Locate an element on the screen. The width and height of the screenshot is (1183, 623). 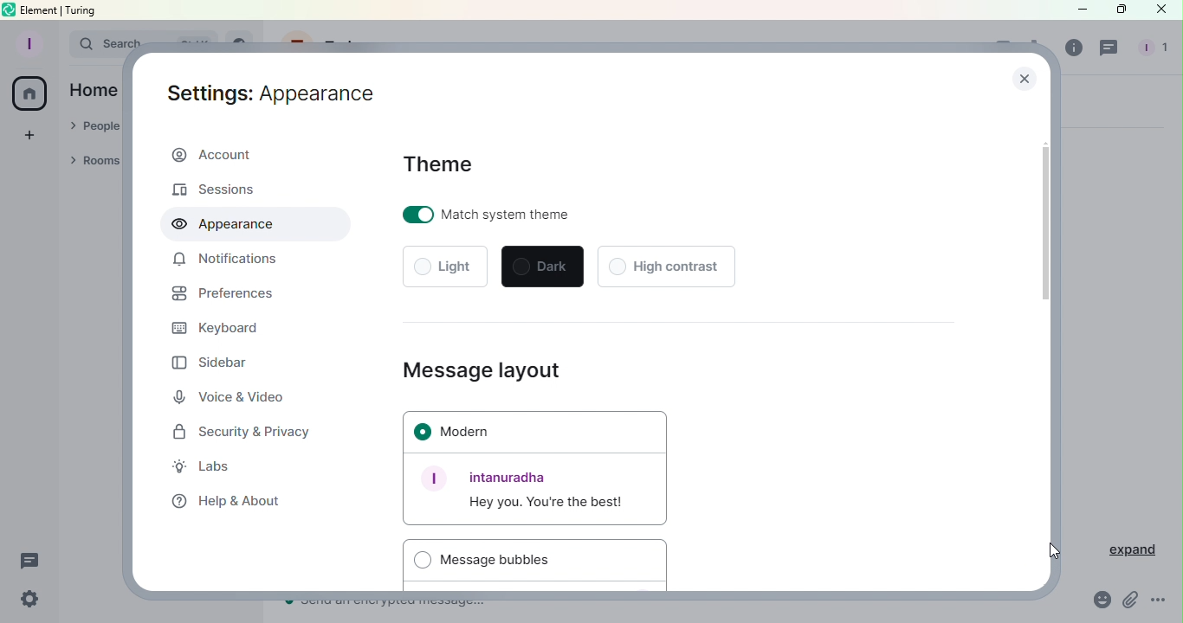
Help and about is located at coordinates (221, 499).